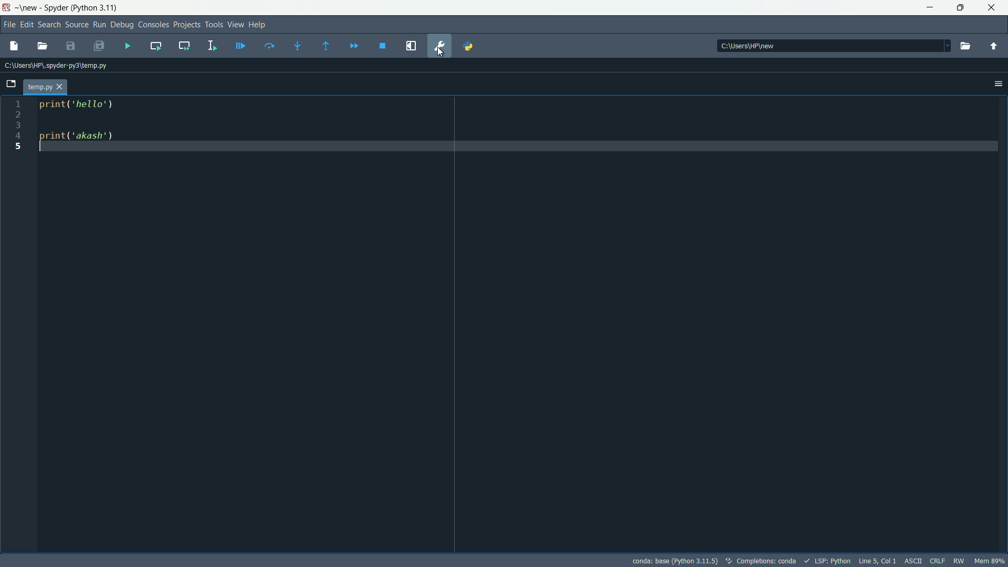 Image resolution: width=1008 pixels, height=567 pixels. What do you see at coordinates (42, 46) in the screenshot?
I see `open file` at bounding box center [42, 46].